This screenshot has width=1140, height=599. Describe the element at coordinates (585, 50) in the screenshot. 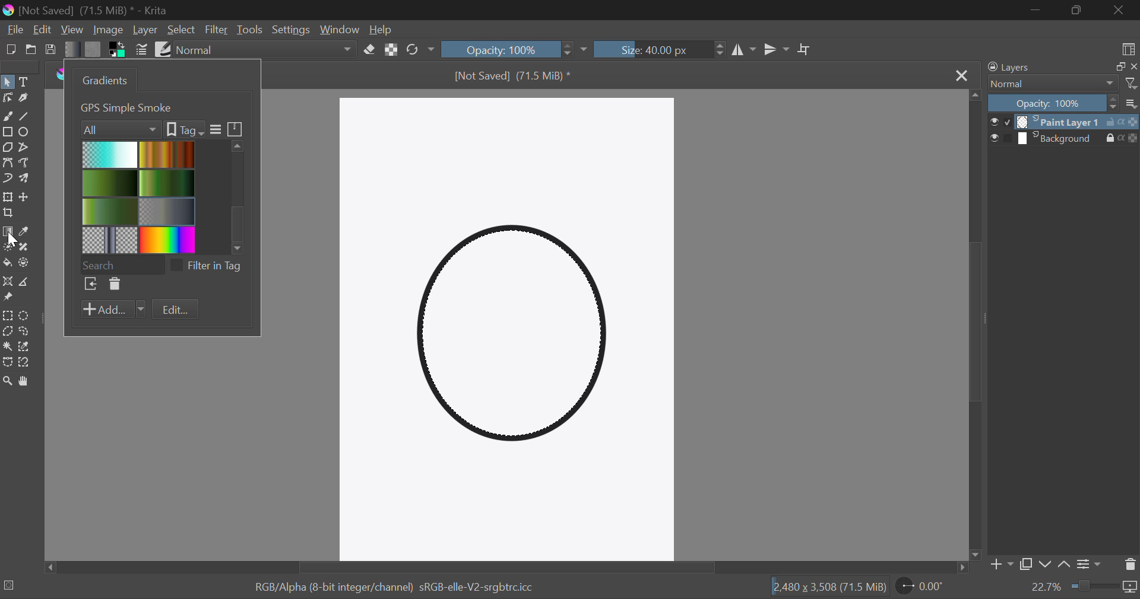

I see `dropdown` at that location.